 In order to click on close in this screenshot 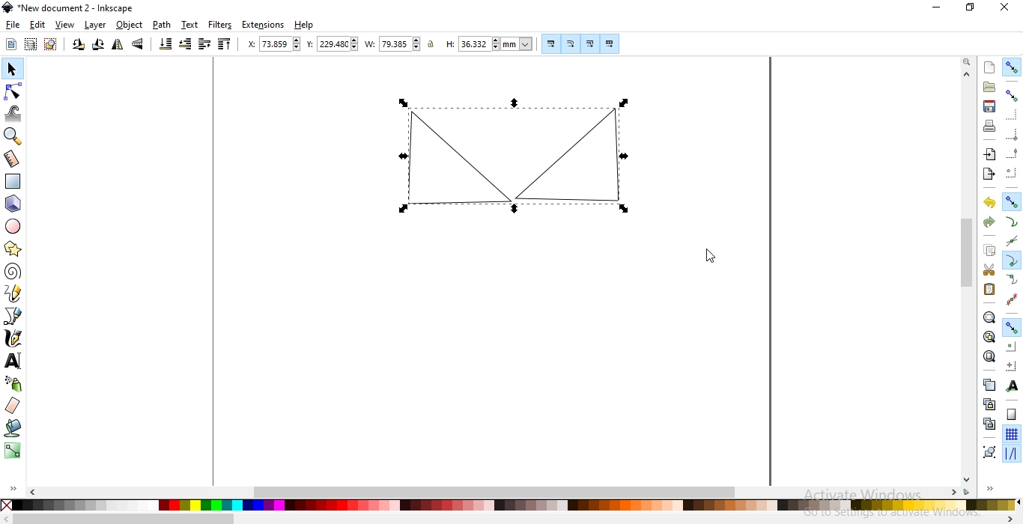, I will do `click(1004, 10)`.